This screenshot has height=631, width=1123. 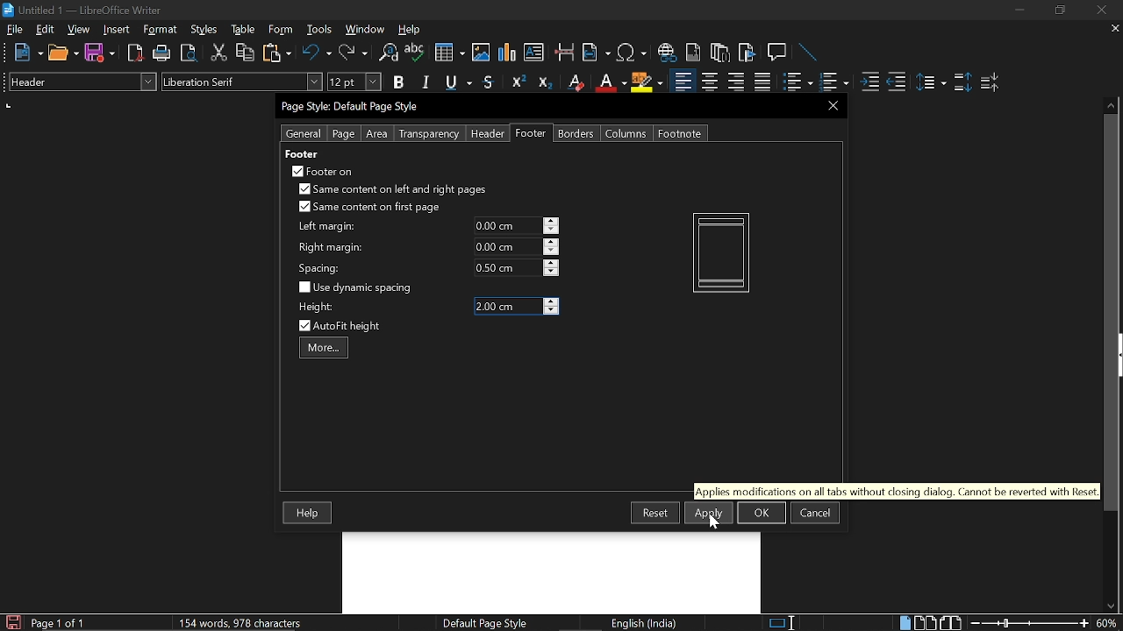 What do you see at coordinates (244, 53) in the screenshot?
I see `Copy` at bounding box center [244, 53].